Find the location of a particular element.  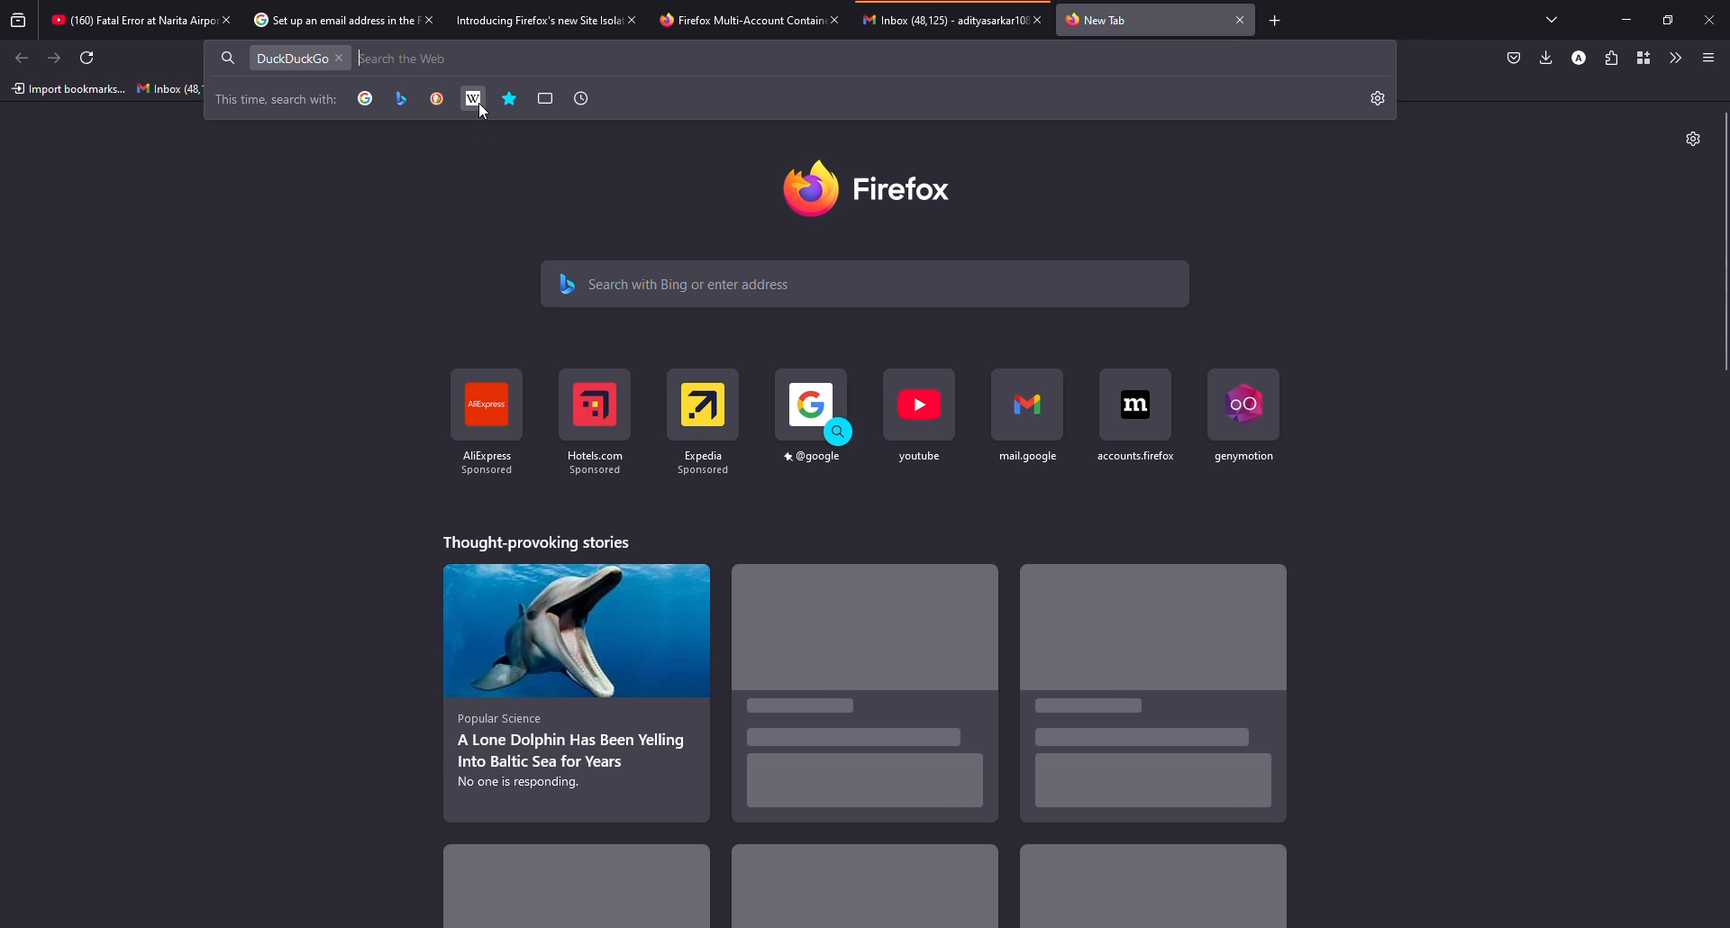

close is located at coordinates (227, 19).